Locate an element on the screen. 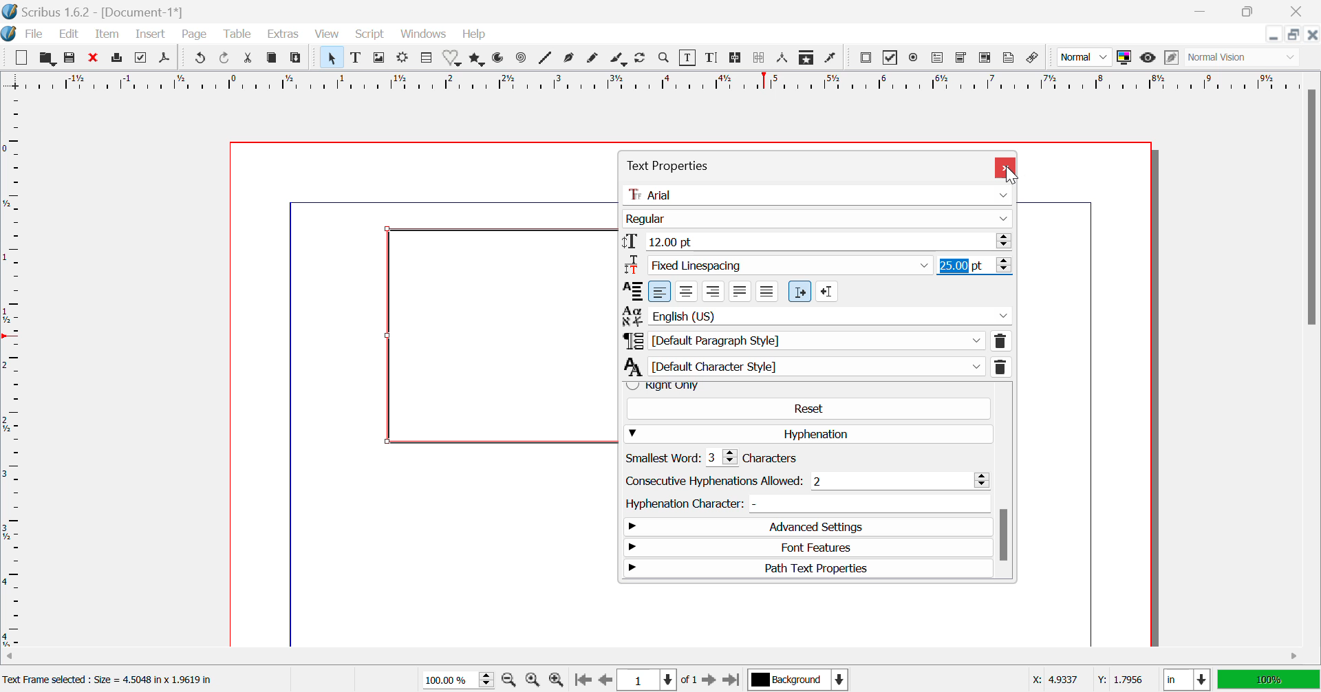 The width and height of the screenshot is (1321, 692). Refresh is located at coordinates (643, 59).